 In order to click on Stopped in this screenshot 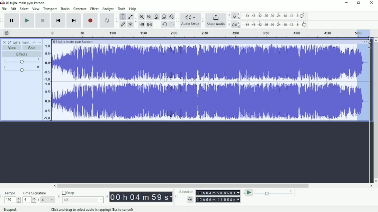, I will do `click(9, 210)`.